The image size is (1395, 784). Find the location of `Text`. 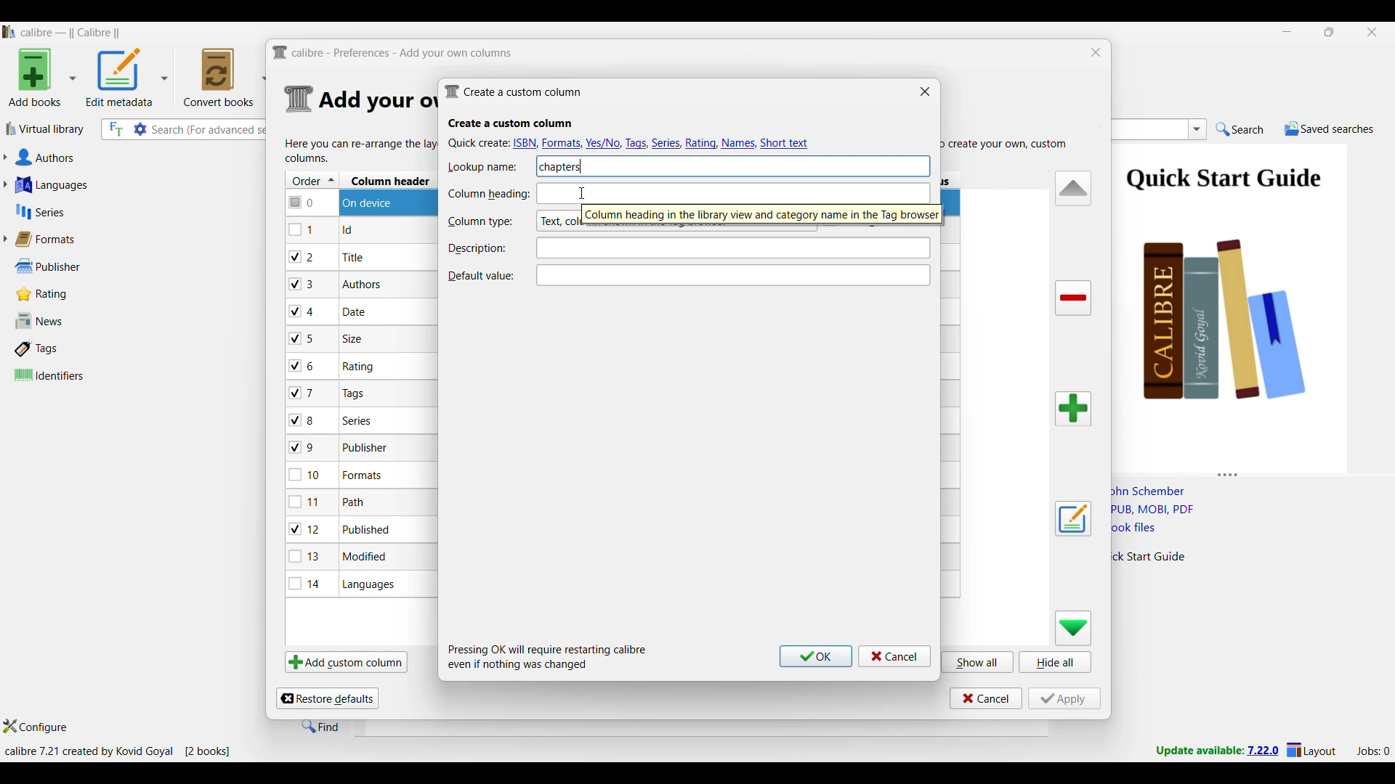

Text is located at coordinates (732, 248).